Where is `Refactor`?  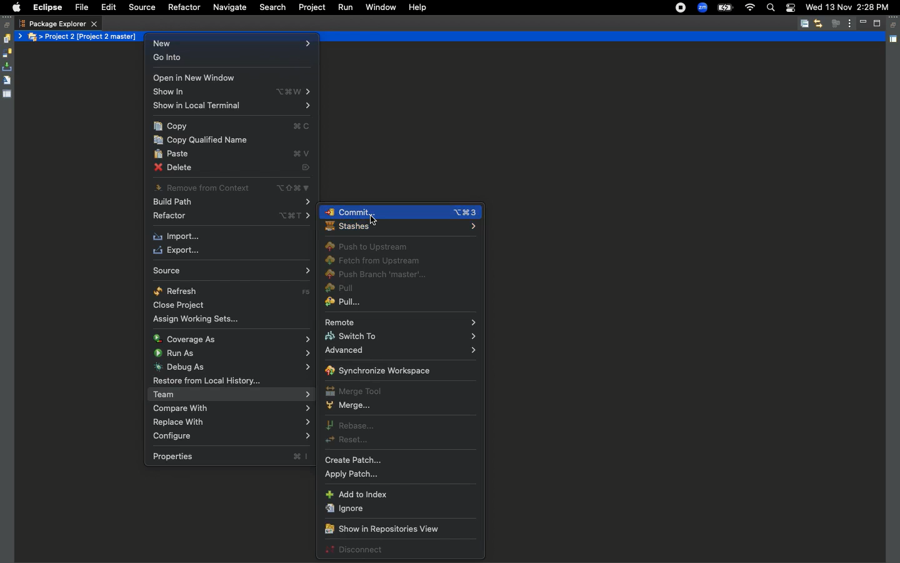 Refactor is located at coordinates (183, 8).